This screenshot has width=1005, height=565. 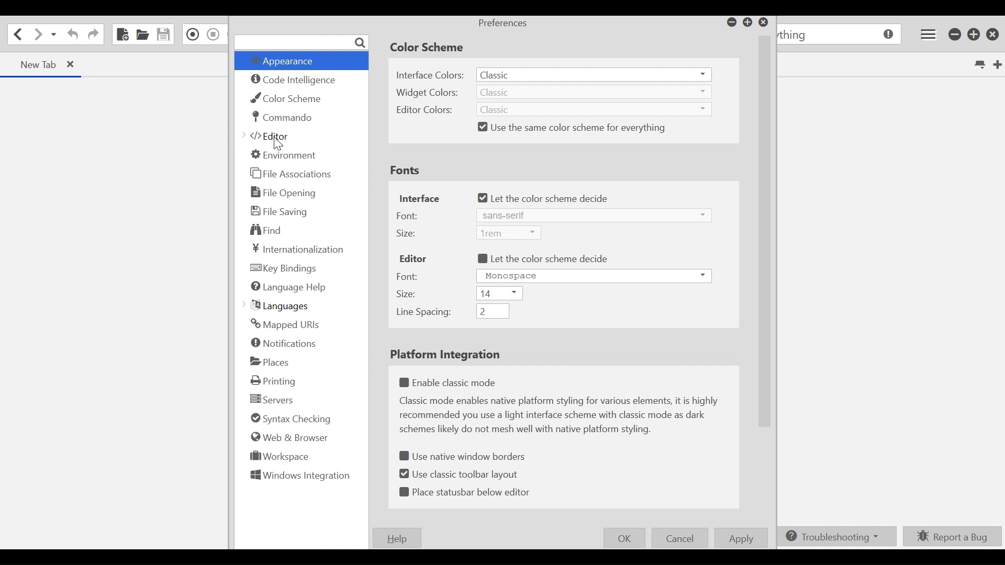 I want to click on Current Tab, so click(x=43, y=65).